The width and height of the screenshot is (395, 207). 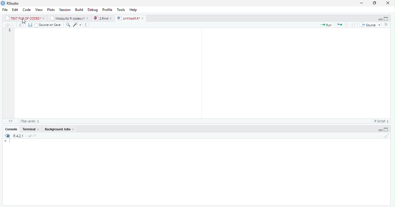 I want to click on close, so click(x=88, y=18).